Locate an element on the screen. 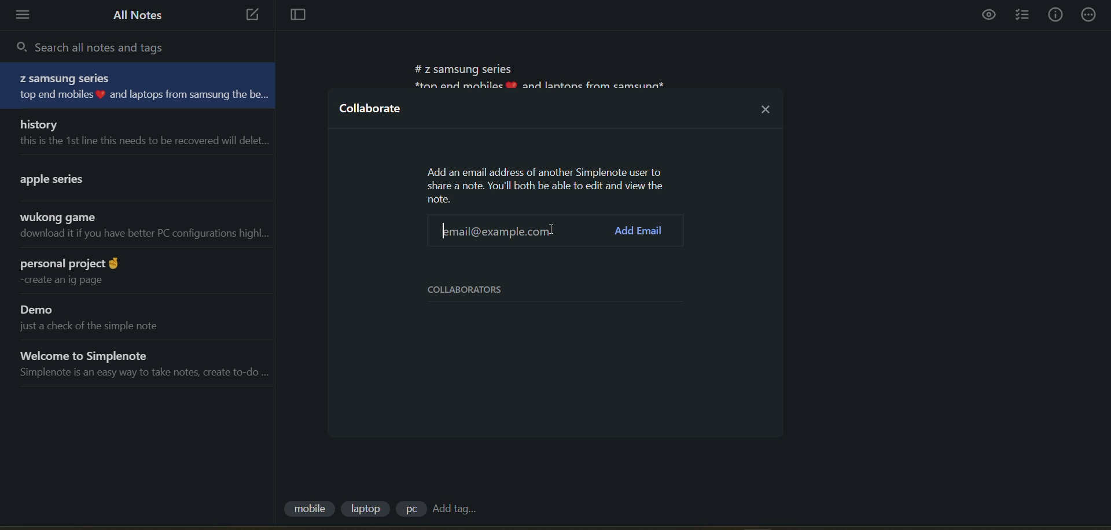 The height and width of the screenshot is (530, 1111). actions is located at coordinates (1091, 14).